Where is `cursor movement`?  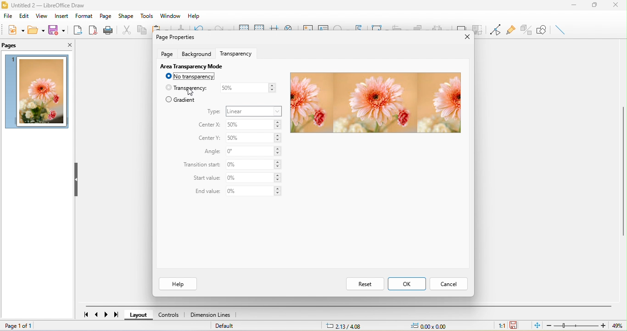 cursor movement is located at coordinates (190, 93).